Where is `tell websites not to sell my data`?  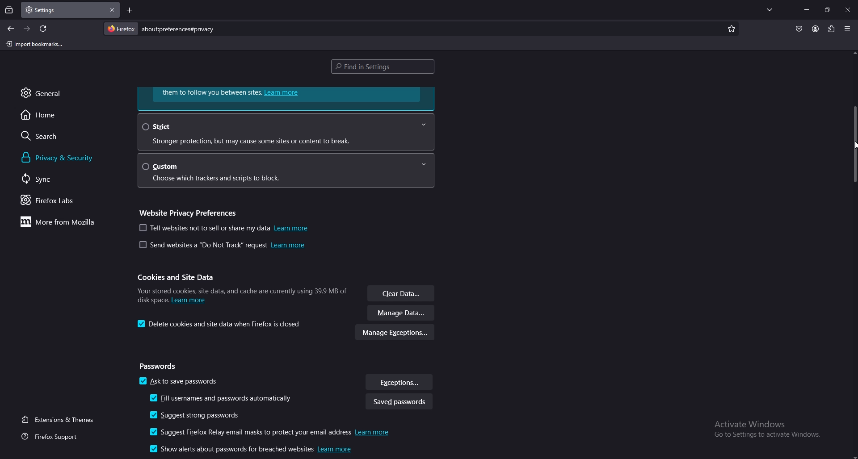 tell websites not to sell my data is located at coordinates (224, 228).